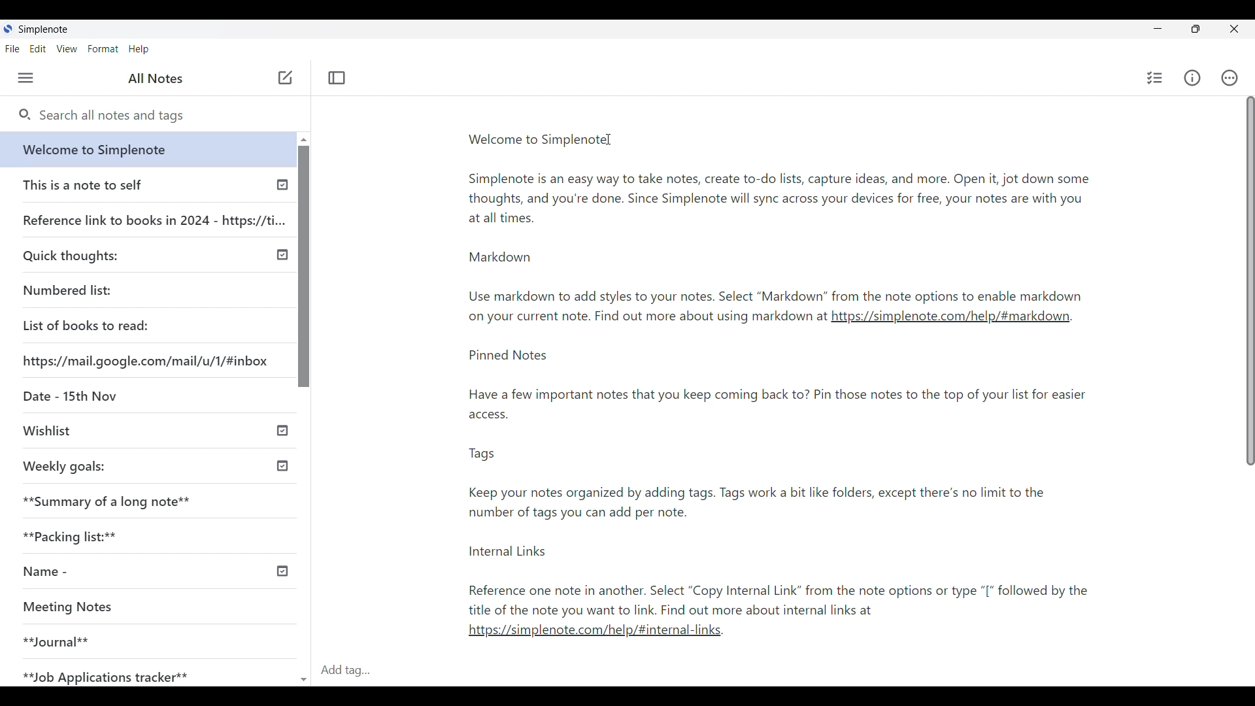 Image resolution: width=1255 pixels, height=706 pixels. Describe the element at coordinates (783, 671) in the screenshot. I see `Click to type in tags` at that location.